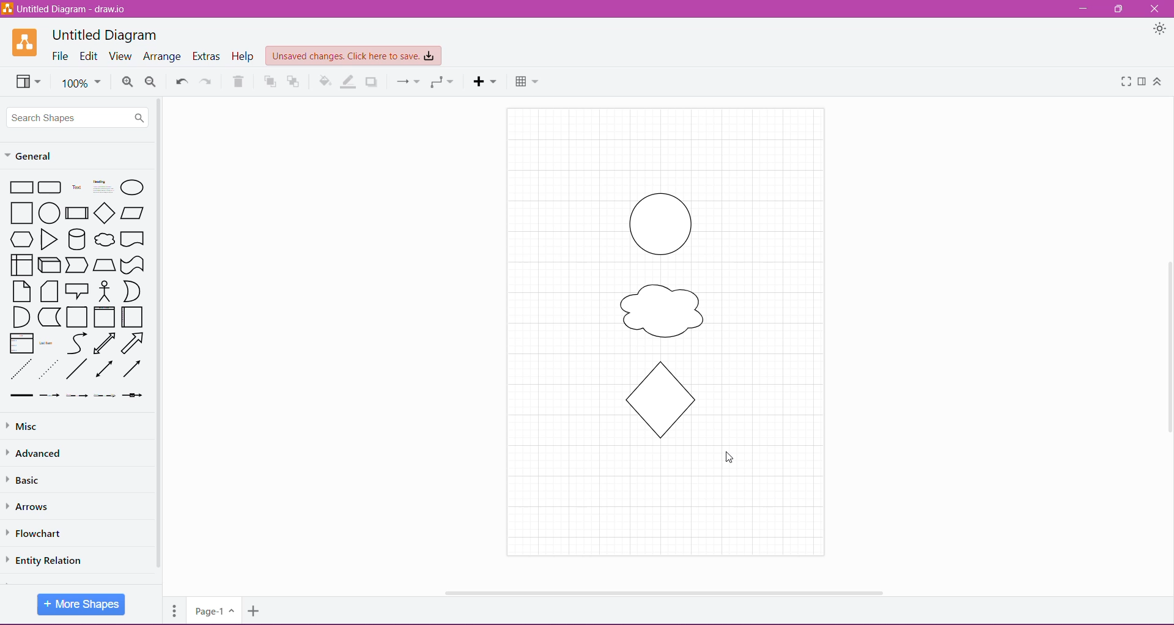 This screenshot has width=1174, height=625. Describe the element at coordinates (1157, 82) in the screenshot. I see `Expand/Collapse` at that location.